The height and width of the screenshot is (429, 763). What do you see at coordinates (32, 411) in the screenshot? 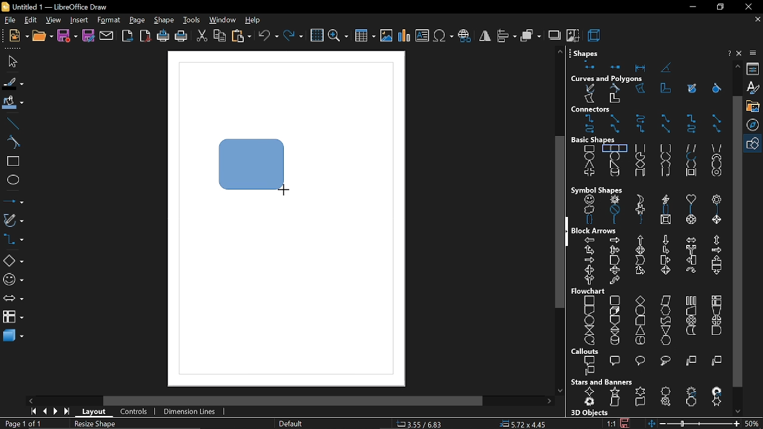
I see `go to first page` at bounding box center [32, 411].